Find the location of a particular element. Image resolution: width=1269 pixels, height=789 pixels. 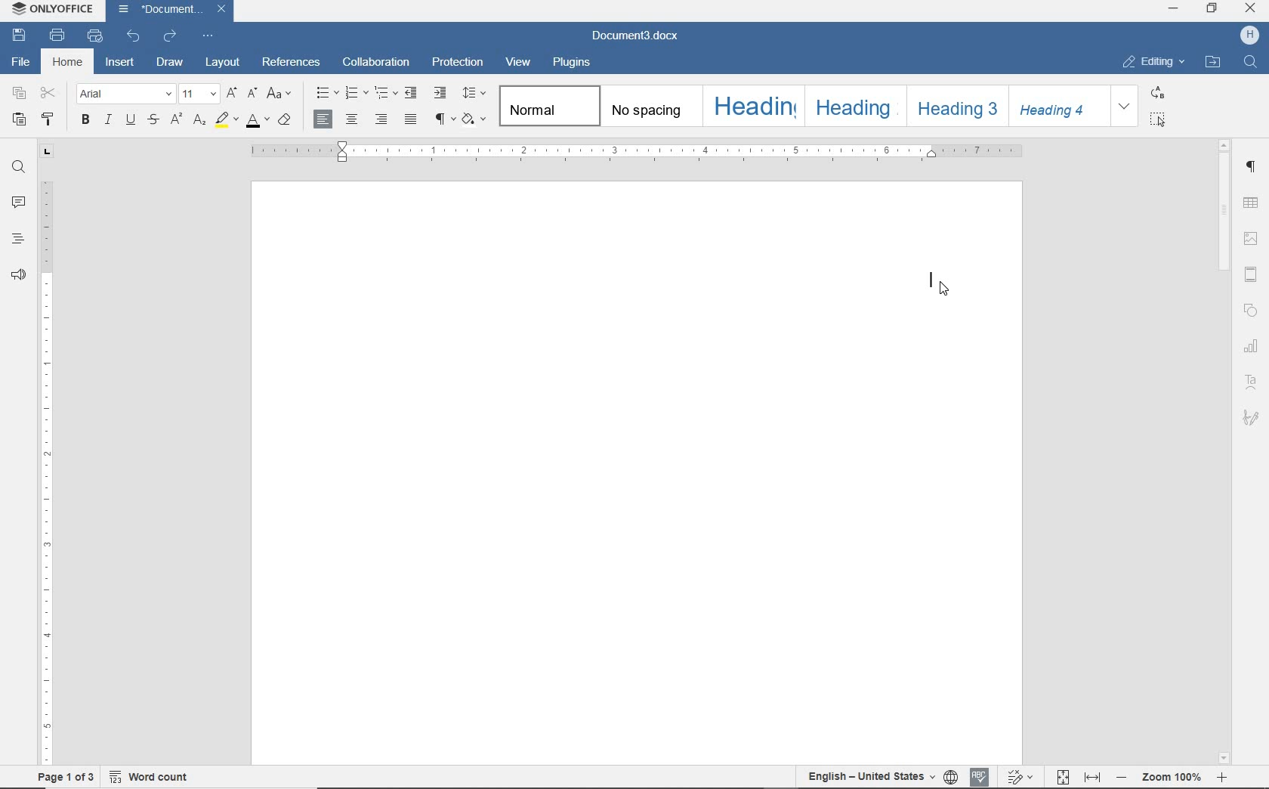

QUICK PRINT is located at coordinates (97, 36).